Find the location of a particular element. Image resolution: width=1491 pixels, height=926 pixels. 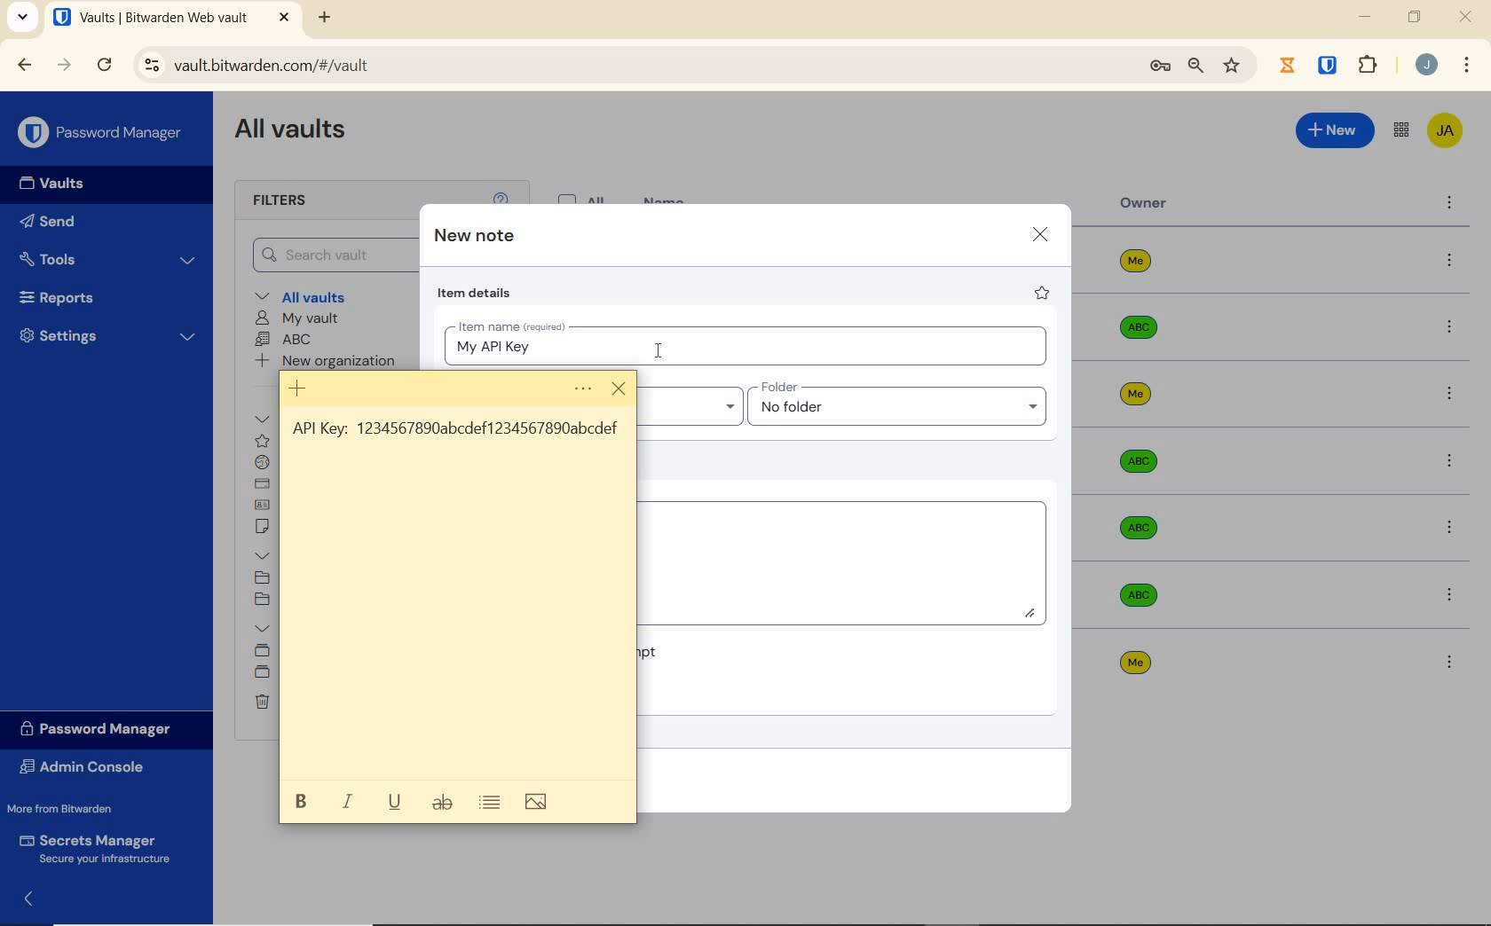

SOCIAL MEDIA is located at coordinates (264, 578).